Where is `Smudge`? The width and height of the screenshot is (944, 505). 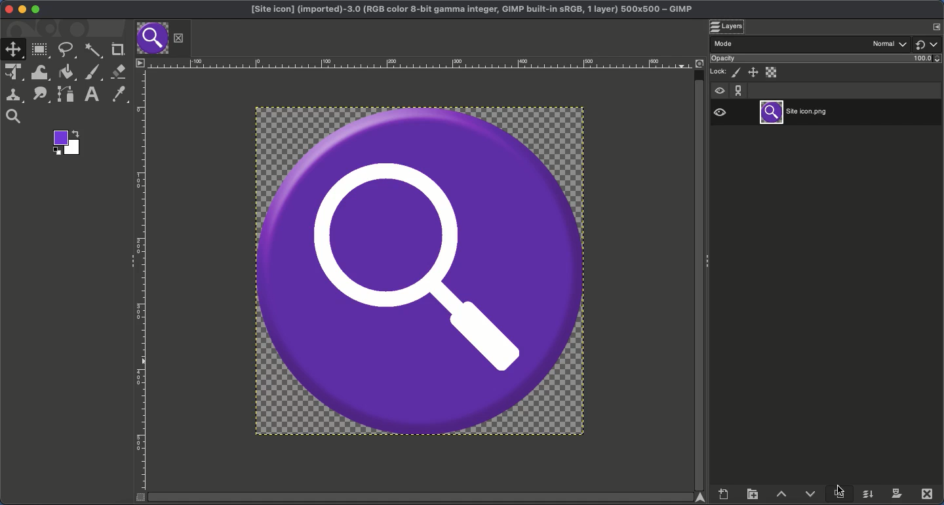 Smudge is located at coordinates (40, 95).